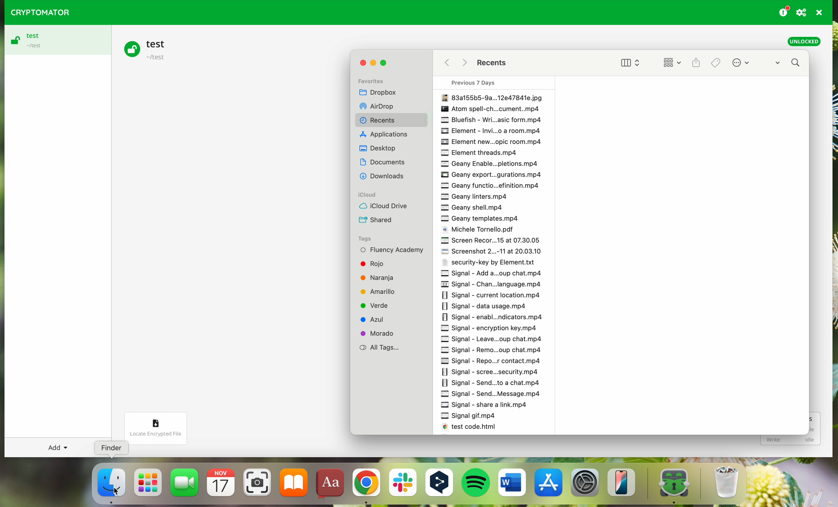 The image size is (838, 507). What do you see at coordinates (487, 329) in the screenshot?
I see `signal encryption key` at bounding box center [487, 329].